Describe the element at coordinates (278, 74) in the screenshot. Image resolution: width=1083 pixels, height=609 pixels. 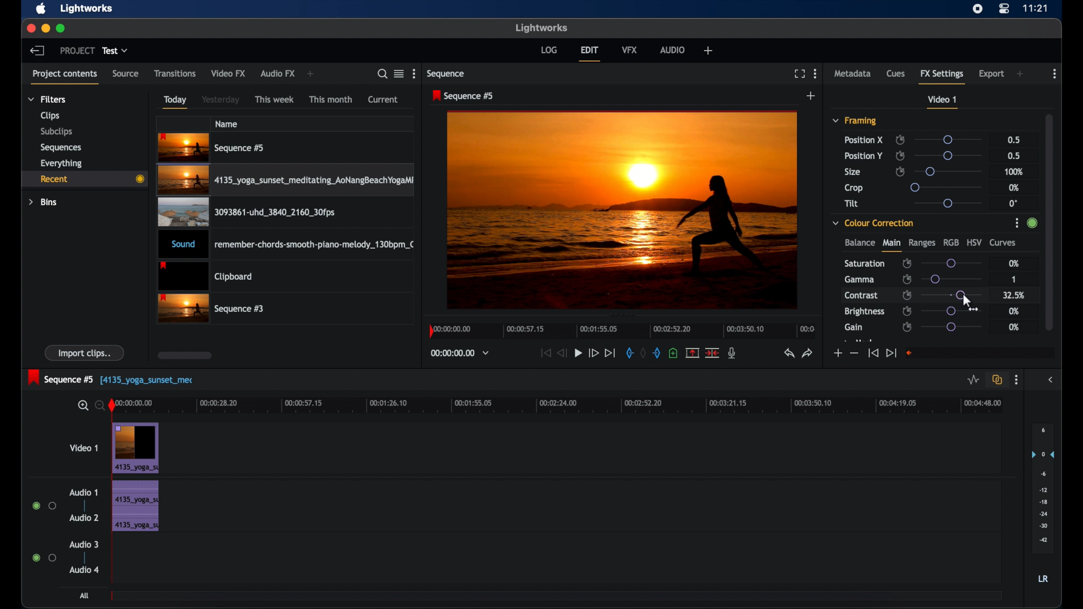
I see `audio fx` at that location.